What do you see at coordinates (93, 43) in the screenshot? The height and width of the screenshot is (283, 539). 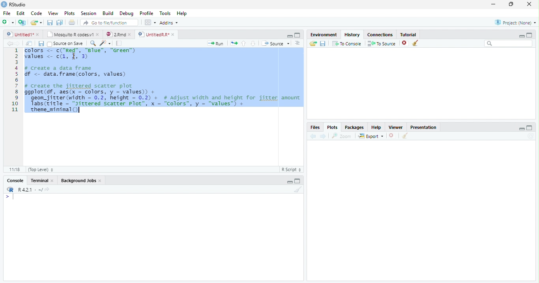 I see `Find/Replace` at bounding box center [93, 43].